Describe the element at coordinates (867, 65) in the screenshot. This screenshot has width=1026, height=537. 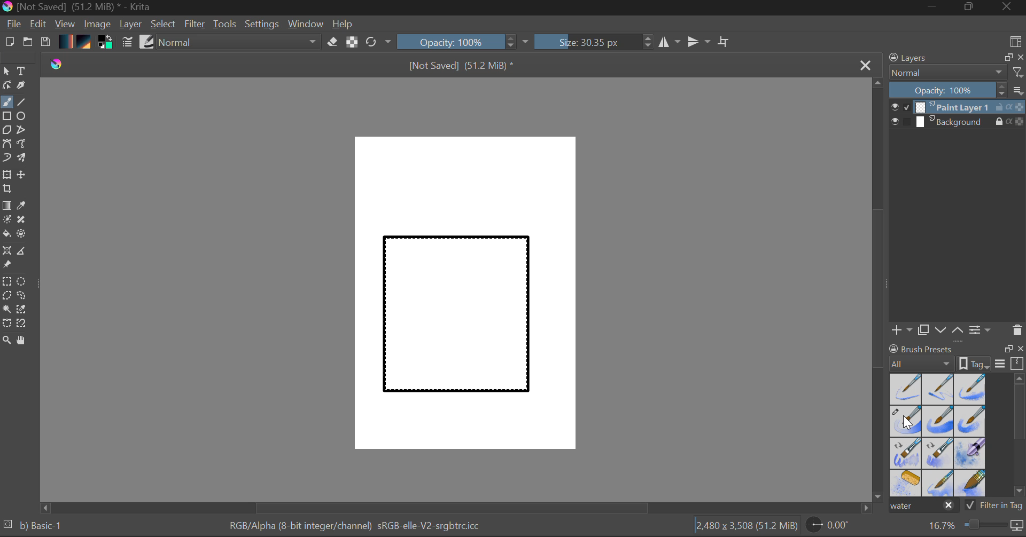
I see `Close` at that location.